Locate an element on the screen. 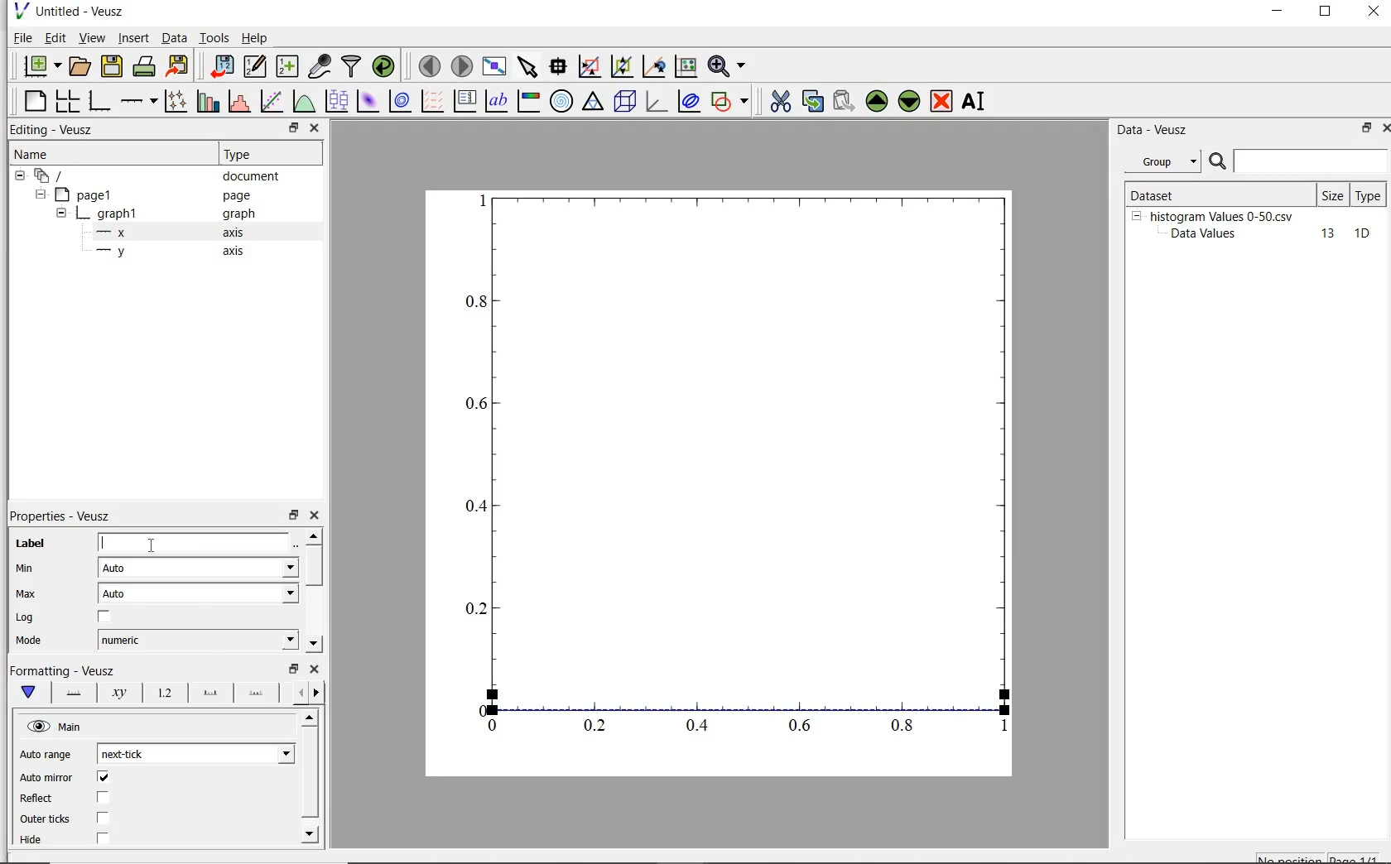  hide is located at coordinates (61, 214).